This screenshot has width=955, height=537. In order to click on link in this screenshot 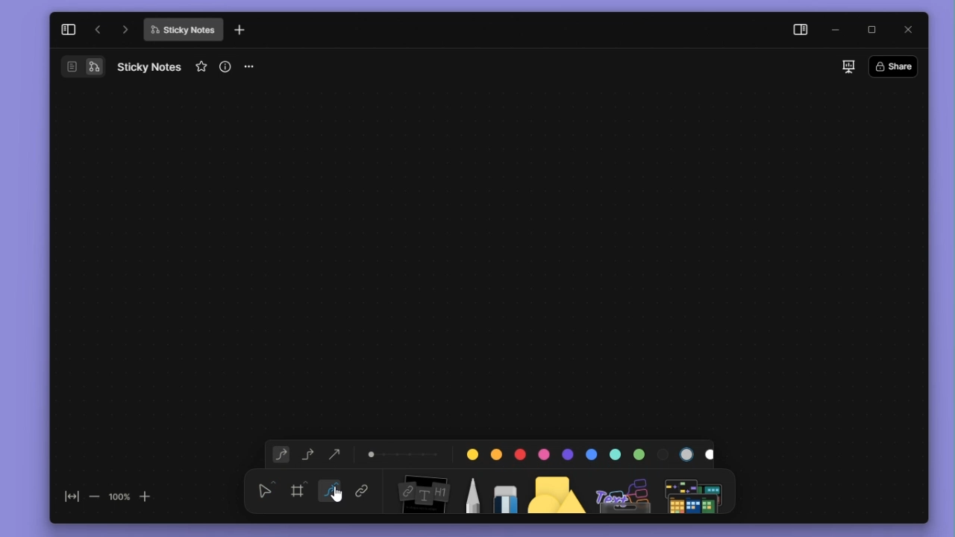, I will do `click(362, 492)`.